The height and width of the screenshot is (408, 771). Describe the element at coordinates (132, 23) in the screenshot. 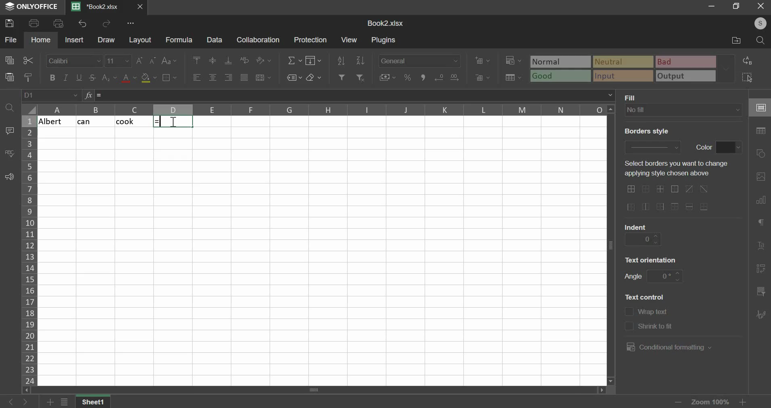

I see `view more` at that location.